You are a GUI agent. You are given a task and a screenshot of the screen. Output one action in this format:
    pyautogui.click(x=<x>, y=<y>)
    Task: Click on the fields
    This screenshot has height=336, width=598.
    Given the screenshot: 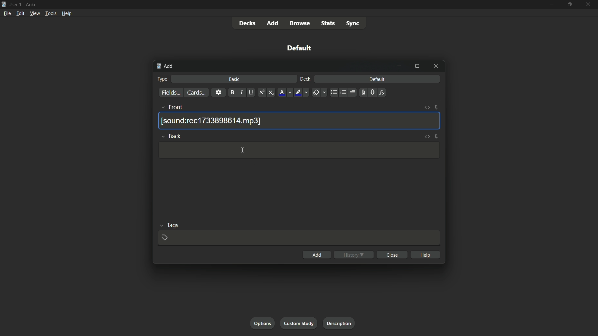 What is the action you would take?
    pyautogui.click(x=170, y=93)
    